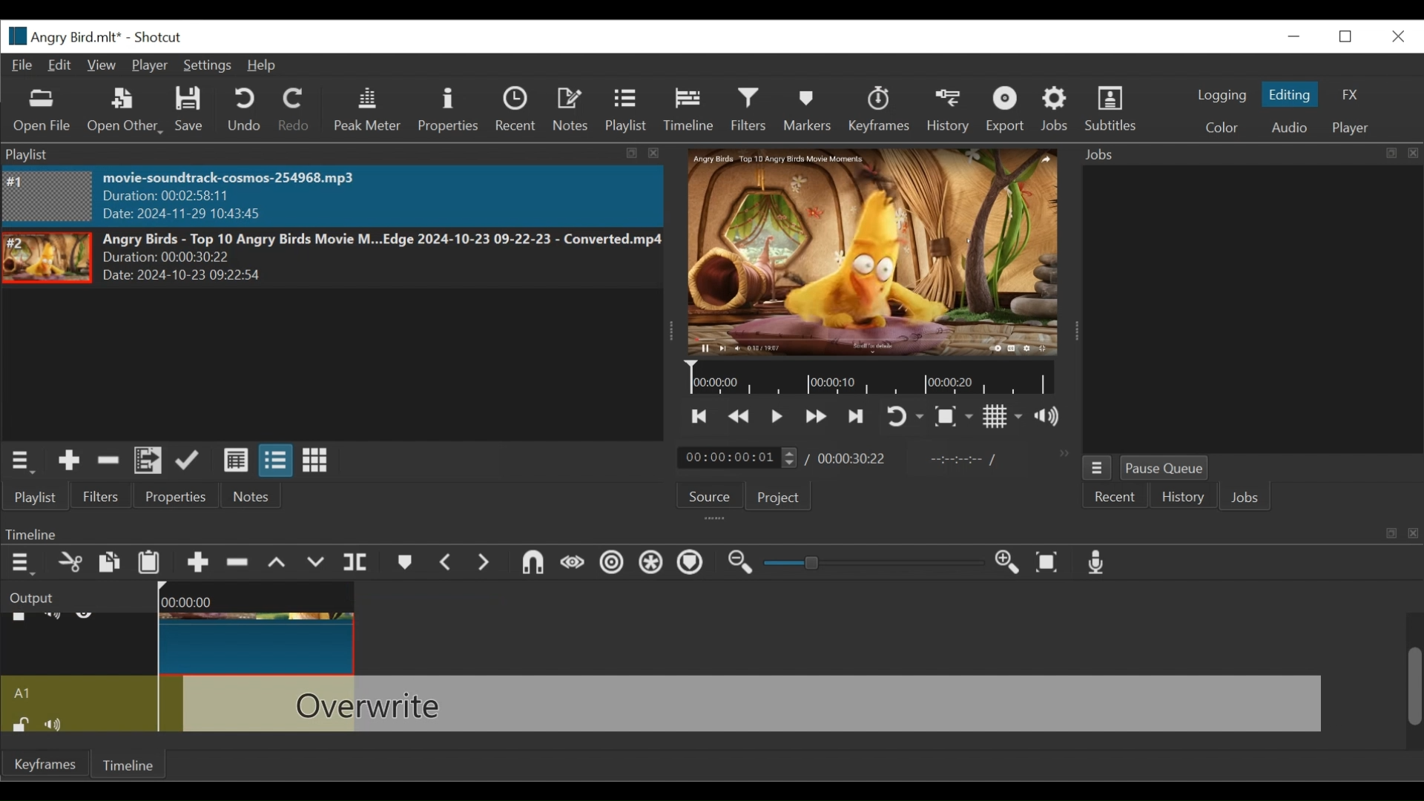  What do you see at coordinates (22, 564) in the screenshot?
I see `Timeline menu` at bounding box center [22, 564].